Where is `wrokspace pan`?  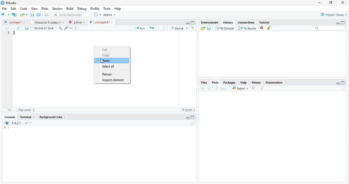 wrokspace pan is located at coordinates (97, 15).